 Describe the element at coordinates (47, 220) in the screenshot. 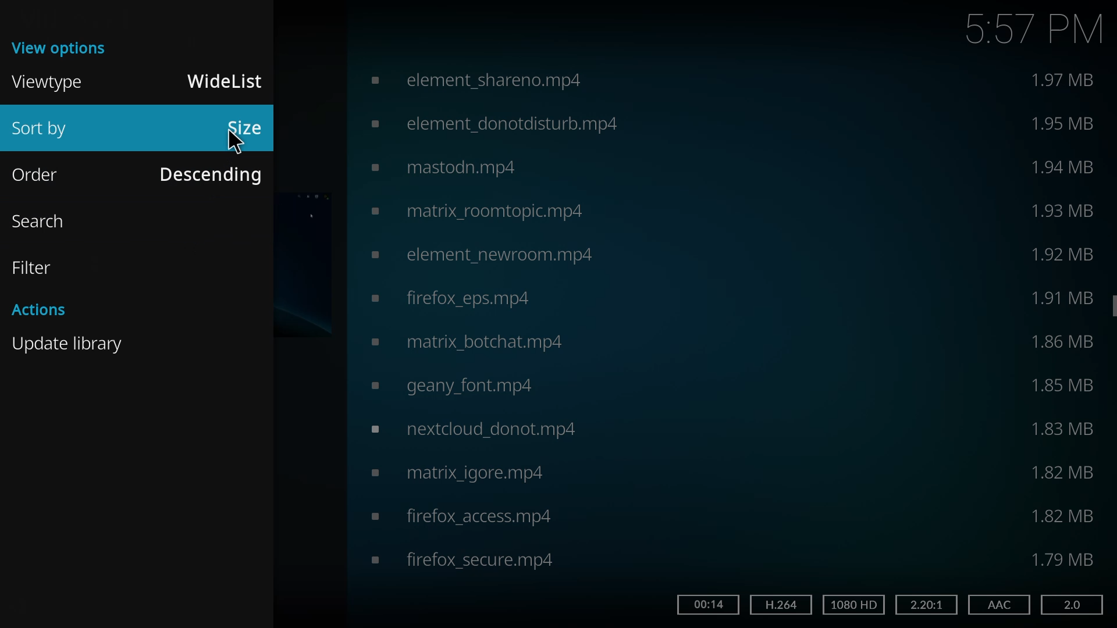

I see `search` at that location.